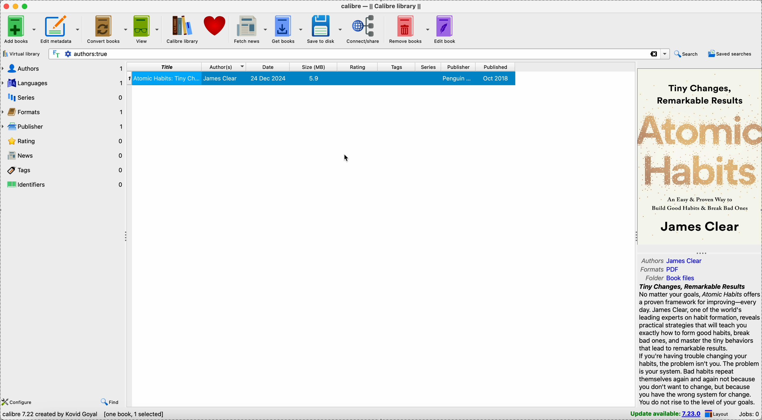  I want to click on get books, so click(286, 30).